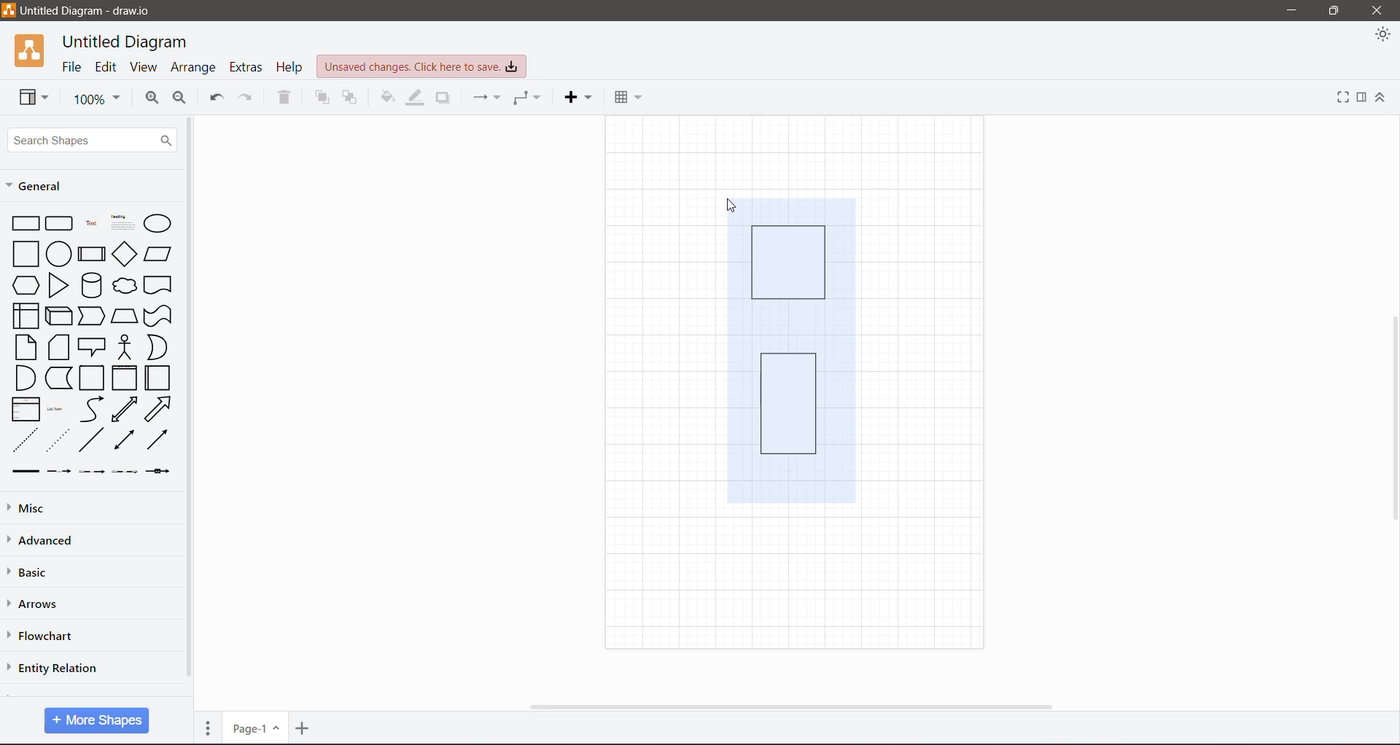 The image size is (1400, 745). Describe the element at coordinates (322, 98) in the screenshot. I see `To Front` at that location.